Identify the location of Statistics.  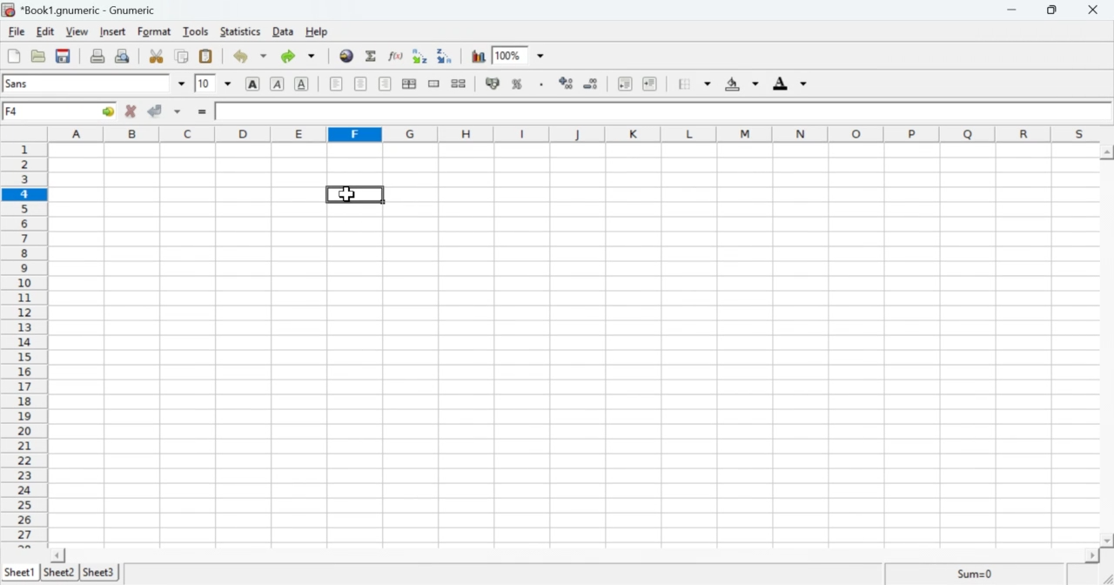
(239, 31).